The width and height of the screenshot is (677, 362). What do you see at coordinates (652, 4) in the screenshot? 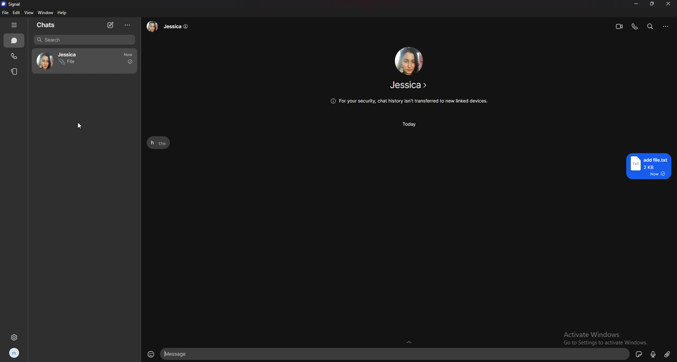
I see `resize` at bounding box center [652, 4].